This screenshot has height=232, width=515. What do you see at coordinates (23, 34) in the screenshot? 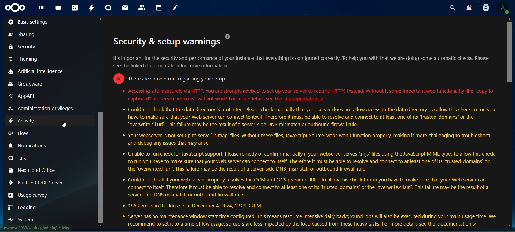
I see `sharing` at bounding box center [23, 34].